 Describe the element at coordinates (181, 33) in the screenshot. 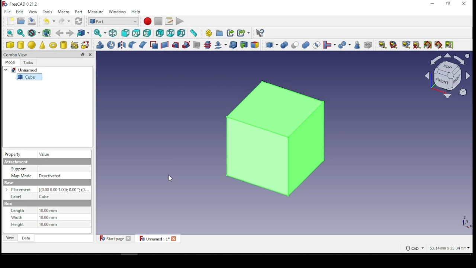

I see `left` at that location.